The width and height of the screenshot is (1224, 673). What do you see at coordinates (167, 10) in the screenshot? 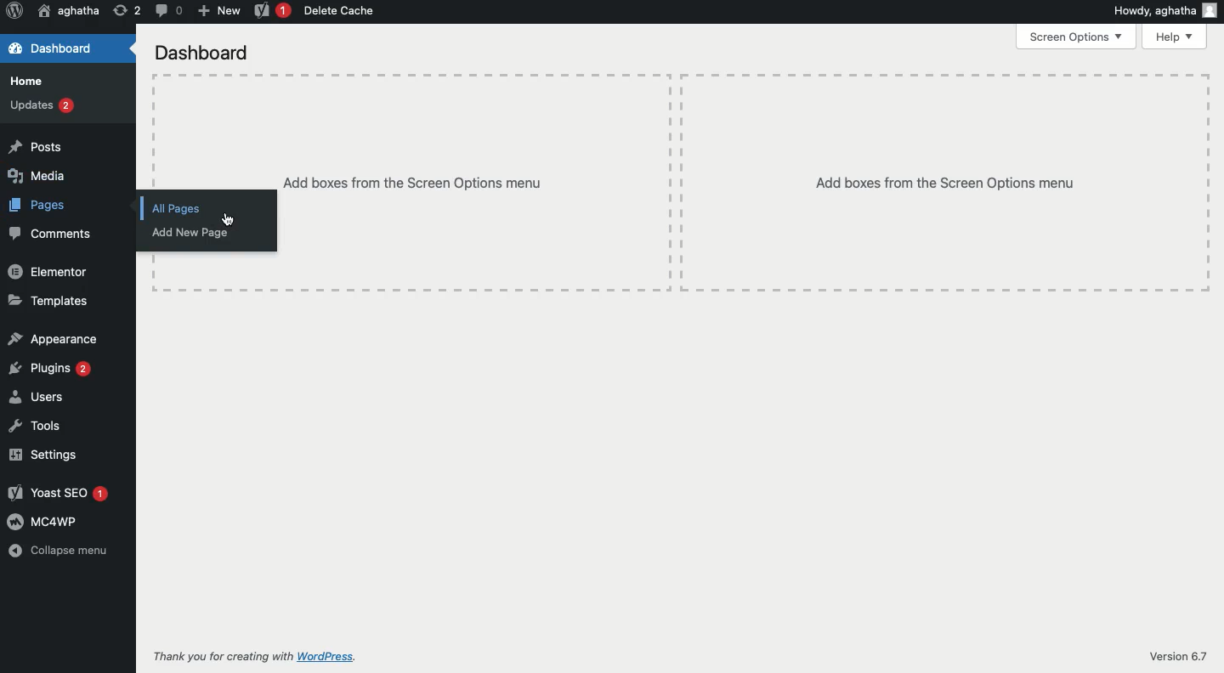
I see `Comment` at bounding box center [167, 10].